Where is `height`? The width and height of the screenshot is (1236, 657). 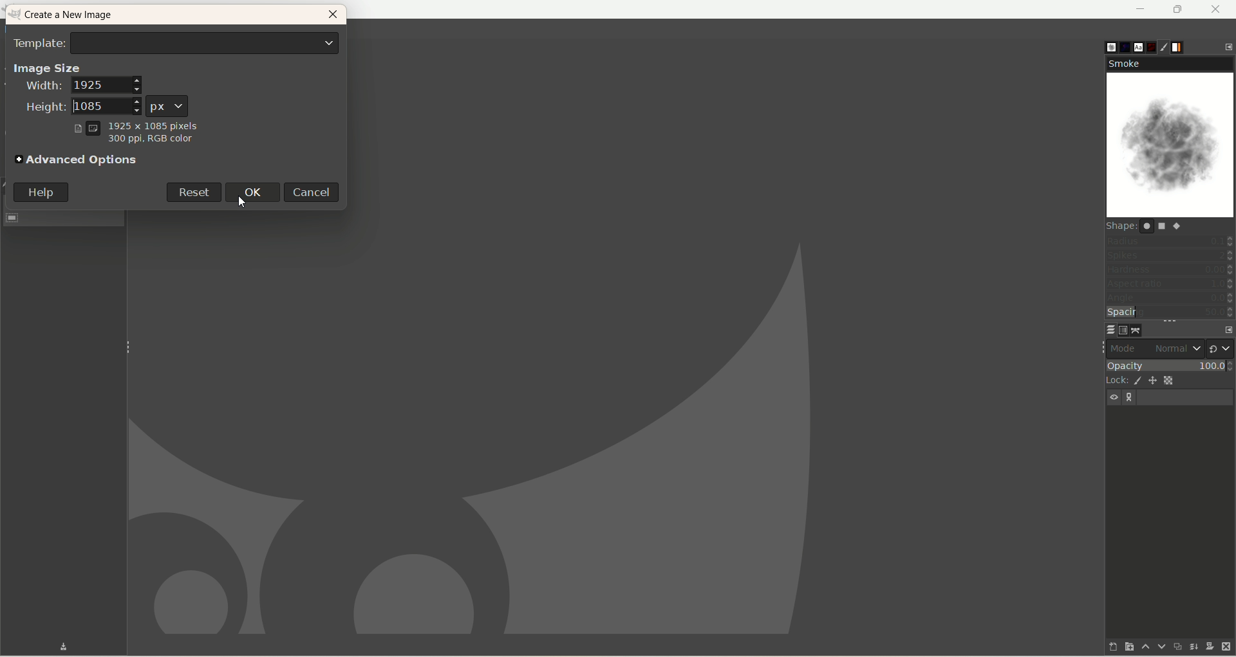 height is located at coordinates (78, 107).